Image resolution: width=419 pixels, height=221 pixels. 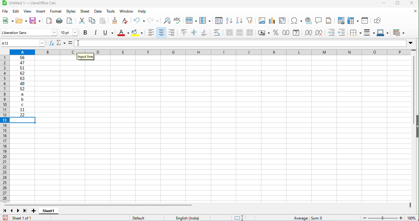 I want to click on first sheet, so click(x=5, y=211).